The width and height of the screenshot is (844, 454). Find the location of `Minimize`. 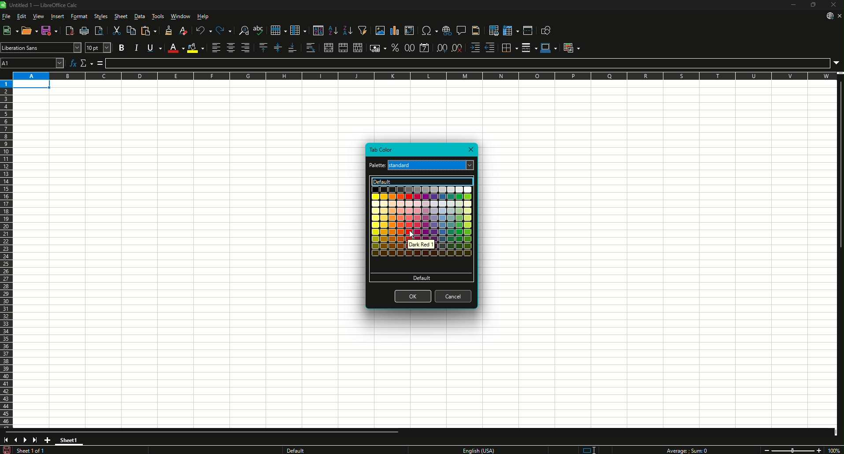

Minimize is located at coordinates (793, 4).